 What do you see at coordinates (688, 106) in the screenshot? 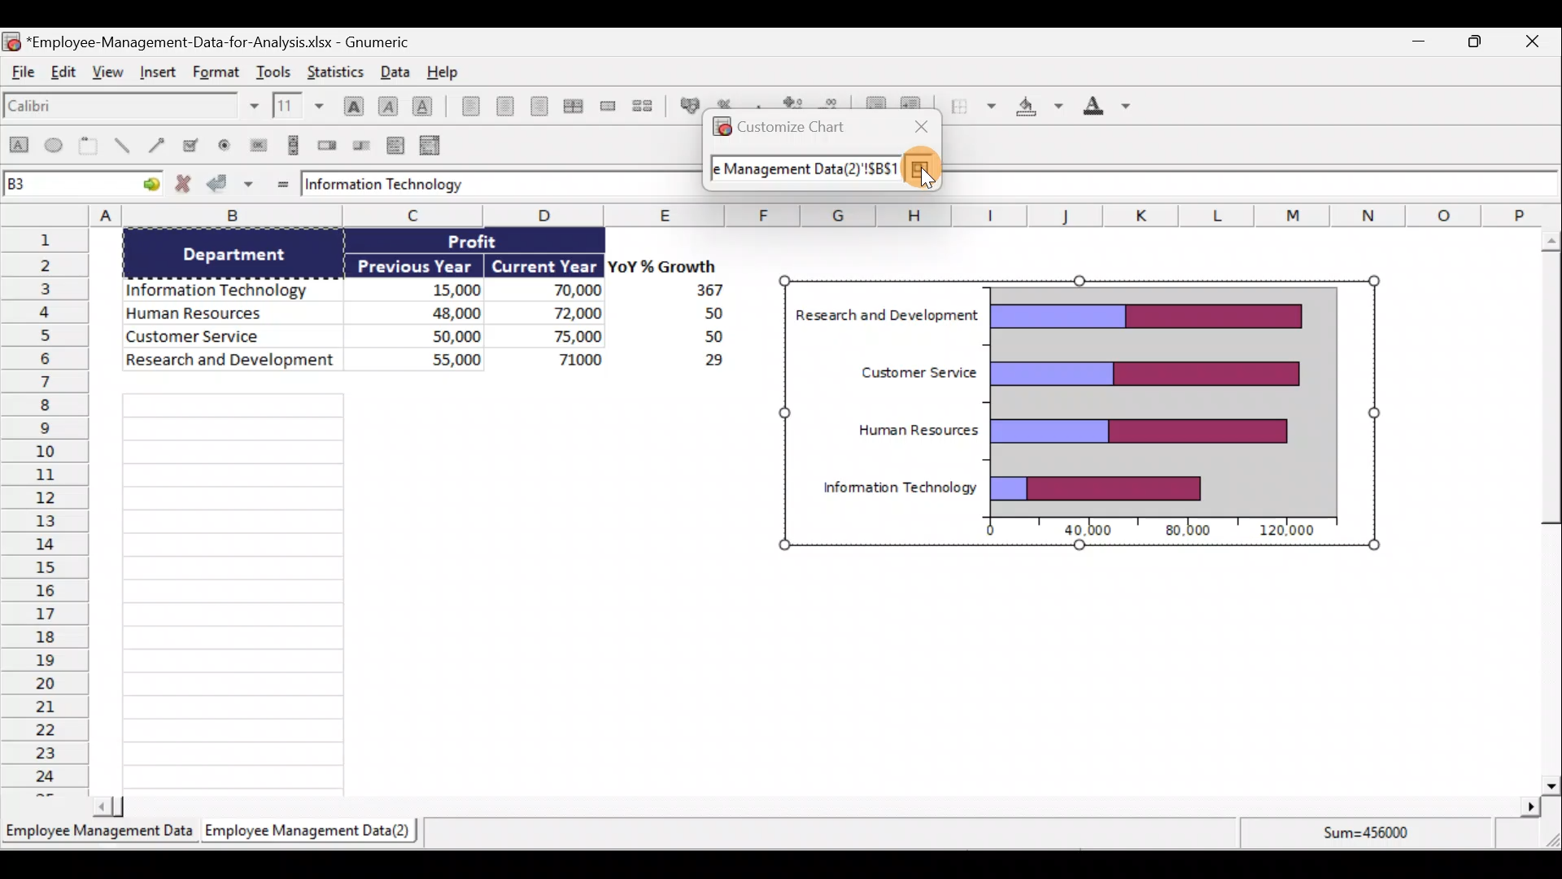
I see `Format the selection as accounting` at bounding box center [688, 106].